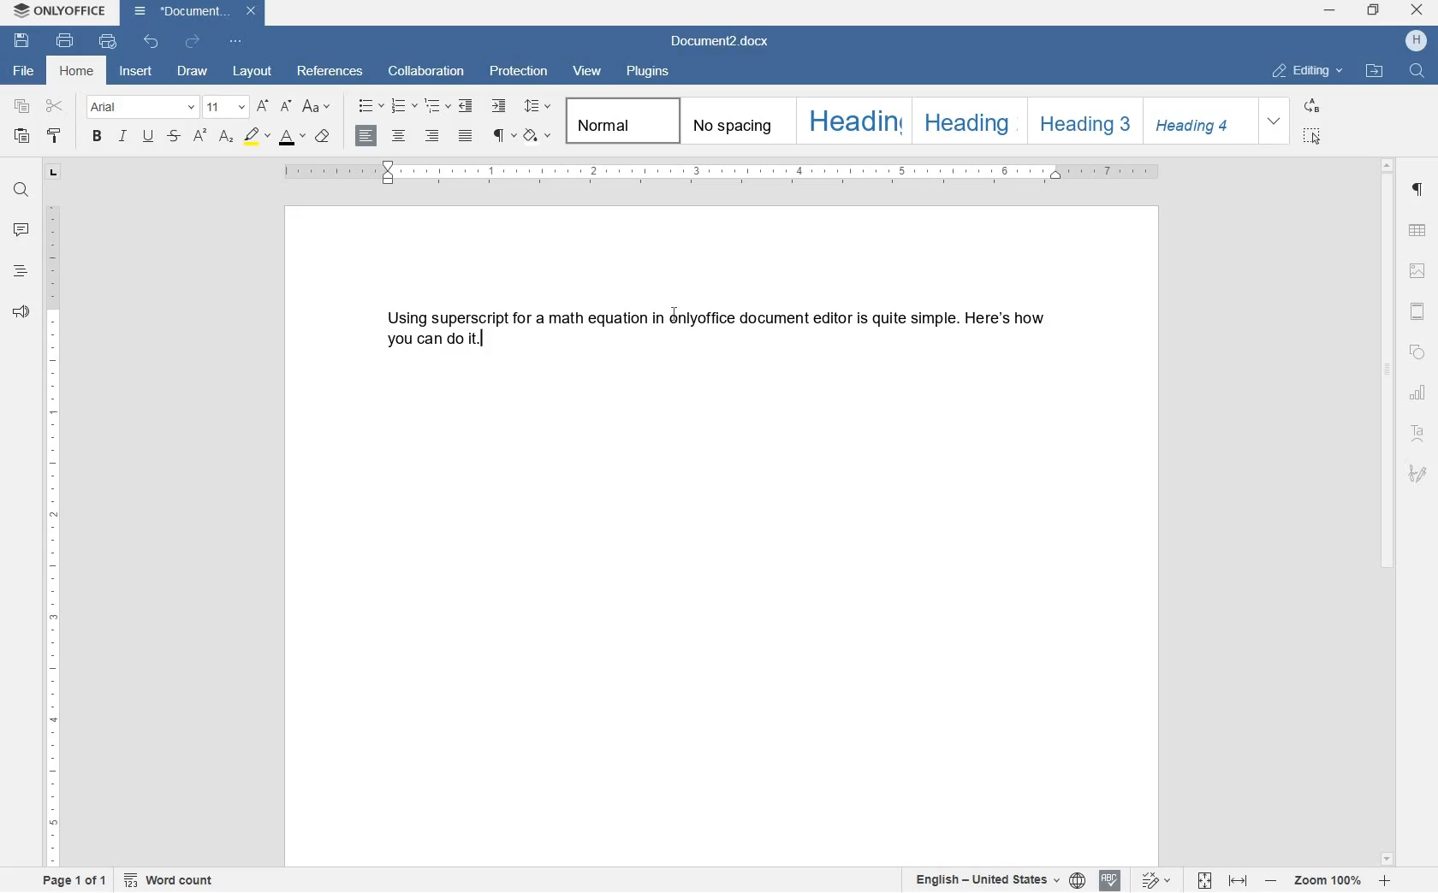 Image resolution: width=1438 pixels, height=893 pixels. What do you see at coordinates (401, 136) in the screenshot?
I see `align center` at bounding box center [401, 136].